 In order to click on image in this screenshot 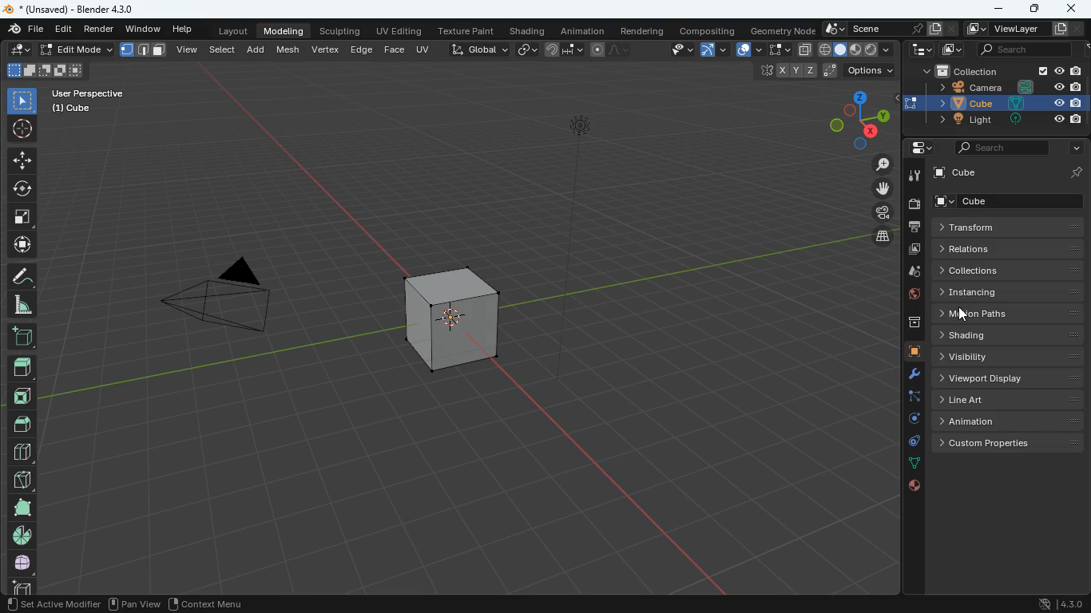, I will do `click(948, 50)`.